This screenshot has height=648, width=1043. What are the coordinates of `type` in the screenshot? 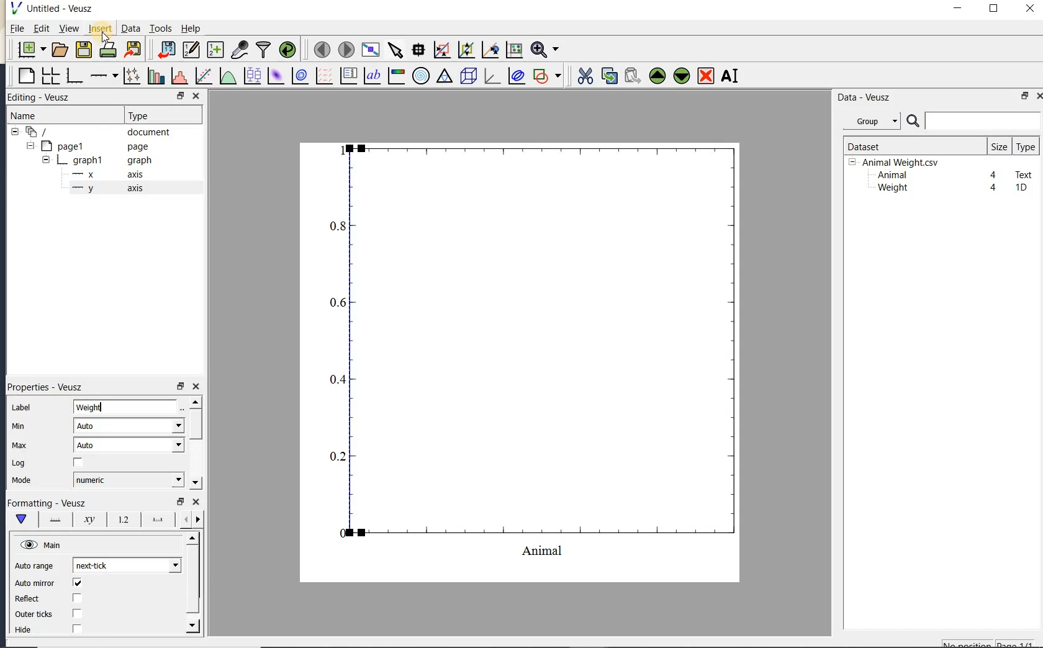 It's located at (1025, 146).